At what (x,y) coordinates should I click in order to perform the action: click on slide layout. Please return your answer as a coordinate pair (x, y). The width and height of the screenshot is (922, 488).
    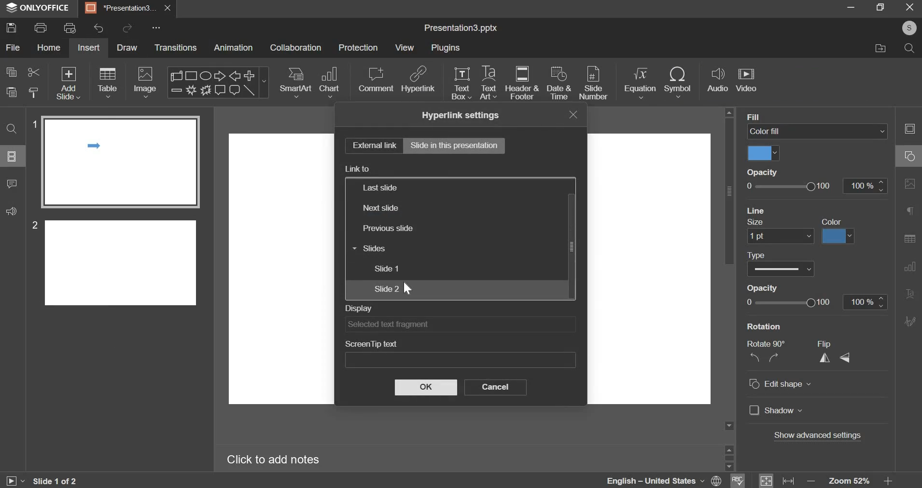
    Looking at the image, I should click on (12, 156).